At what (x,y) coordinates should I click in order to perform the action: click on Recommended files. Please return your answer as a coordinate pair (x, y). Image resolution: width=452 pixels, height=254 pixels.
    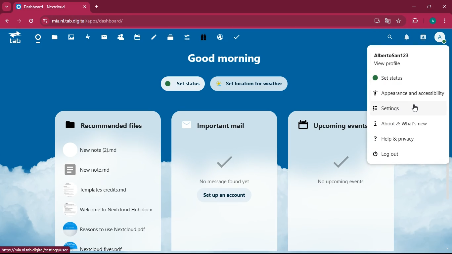
    Looking at the image, I should click on (105, 126).